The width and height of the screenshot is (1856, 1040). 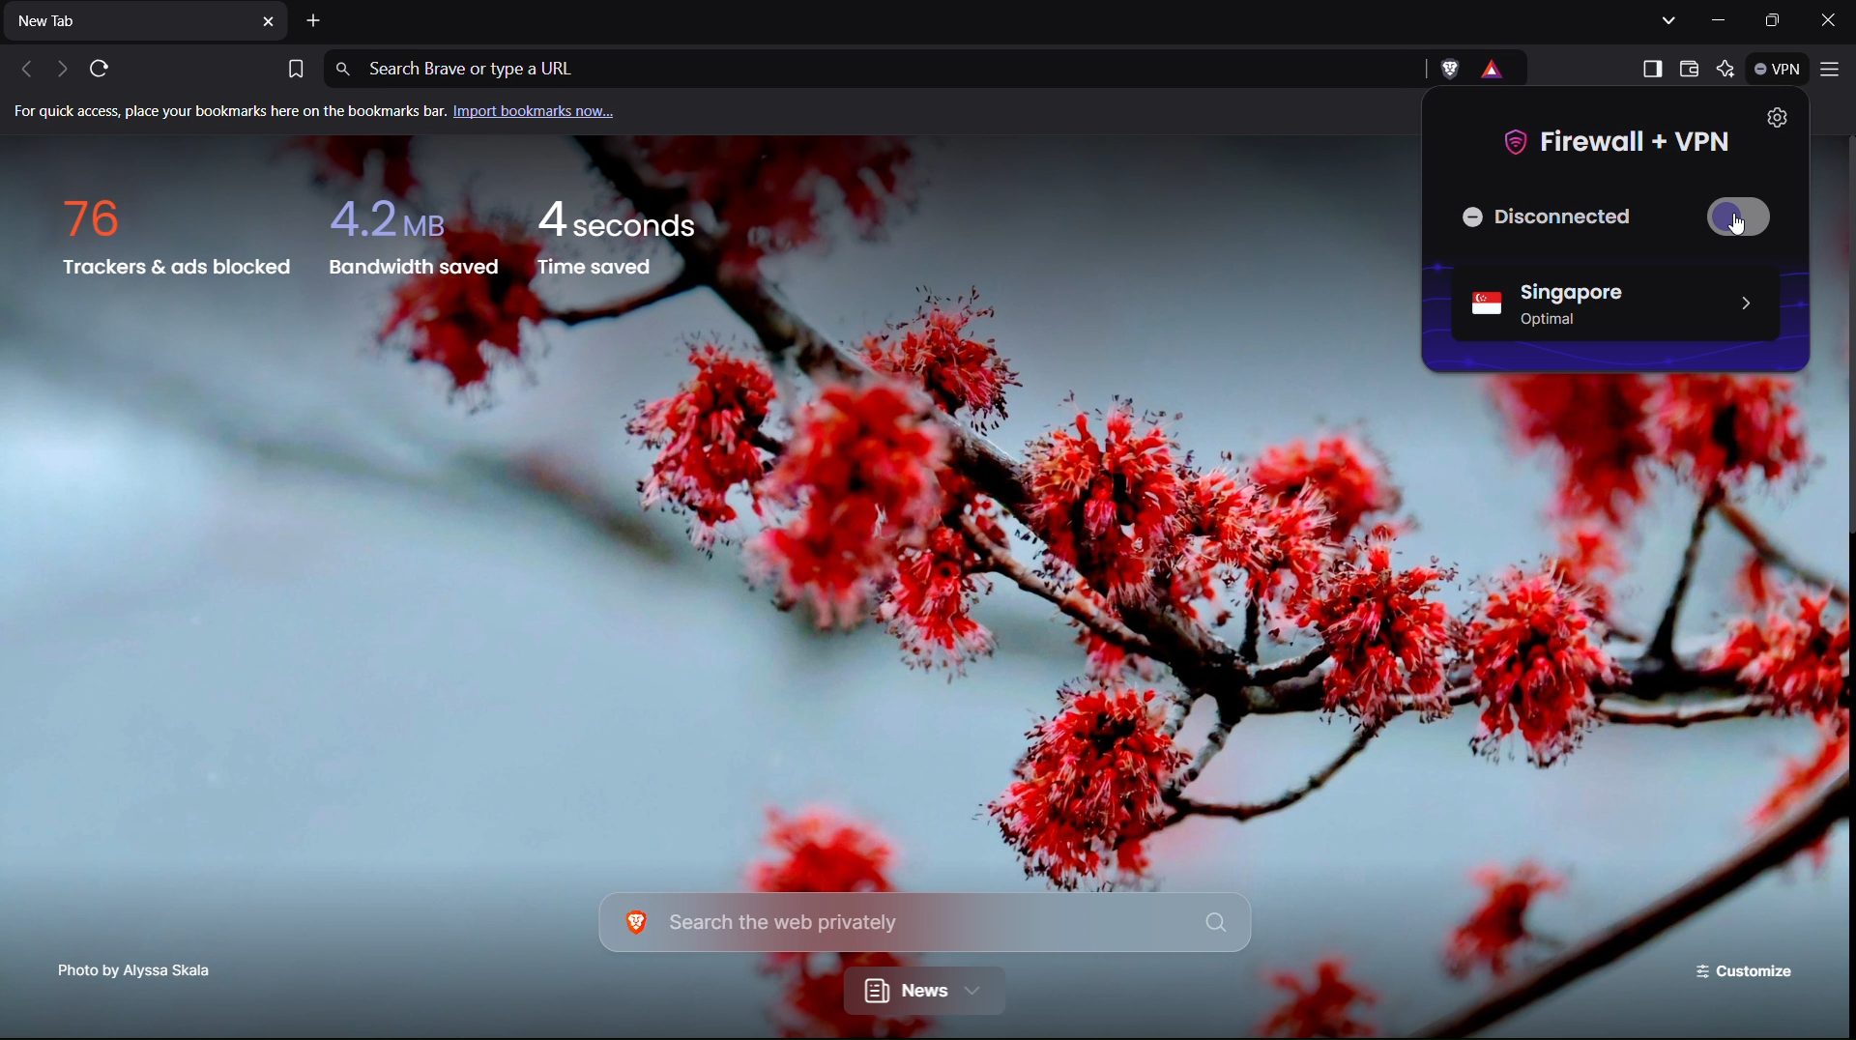 What do you see at coordinates (315, 21) in the screenshot?
I see `Add new tab` at bounding box center [315, 21].